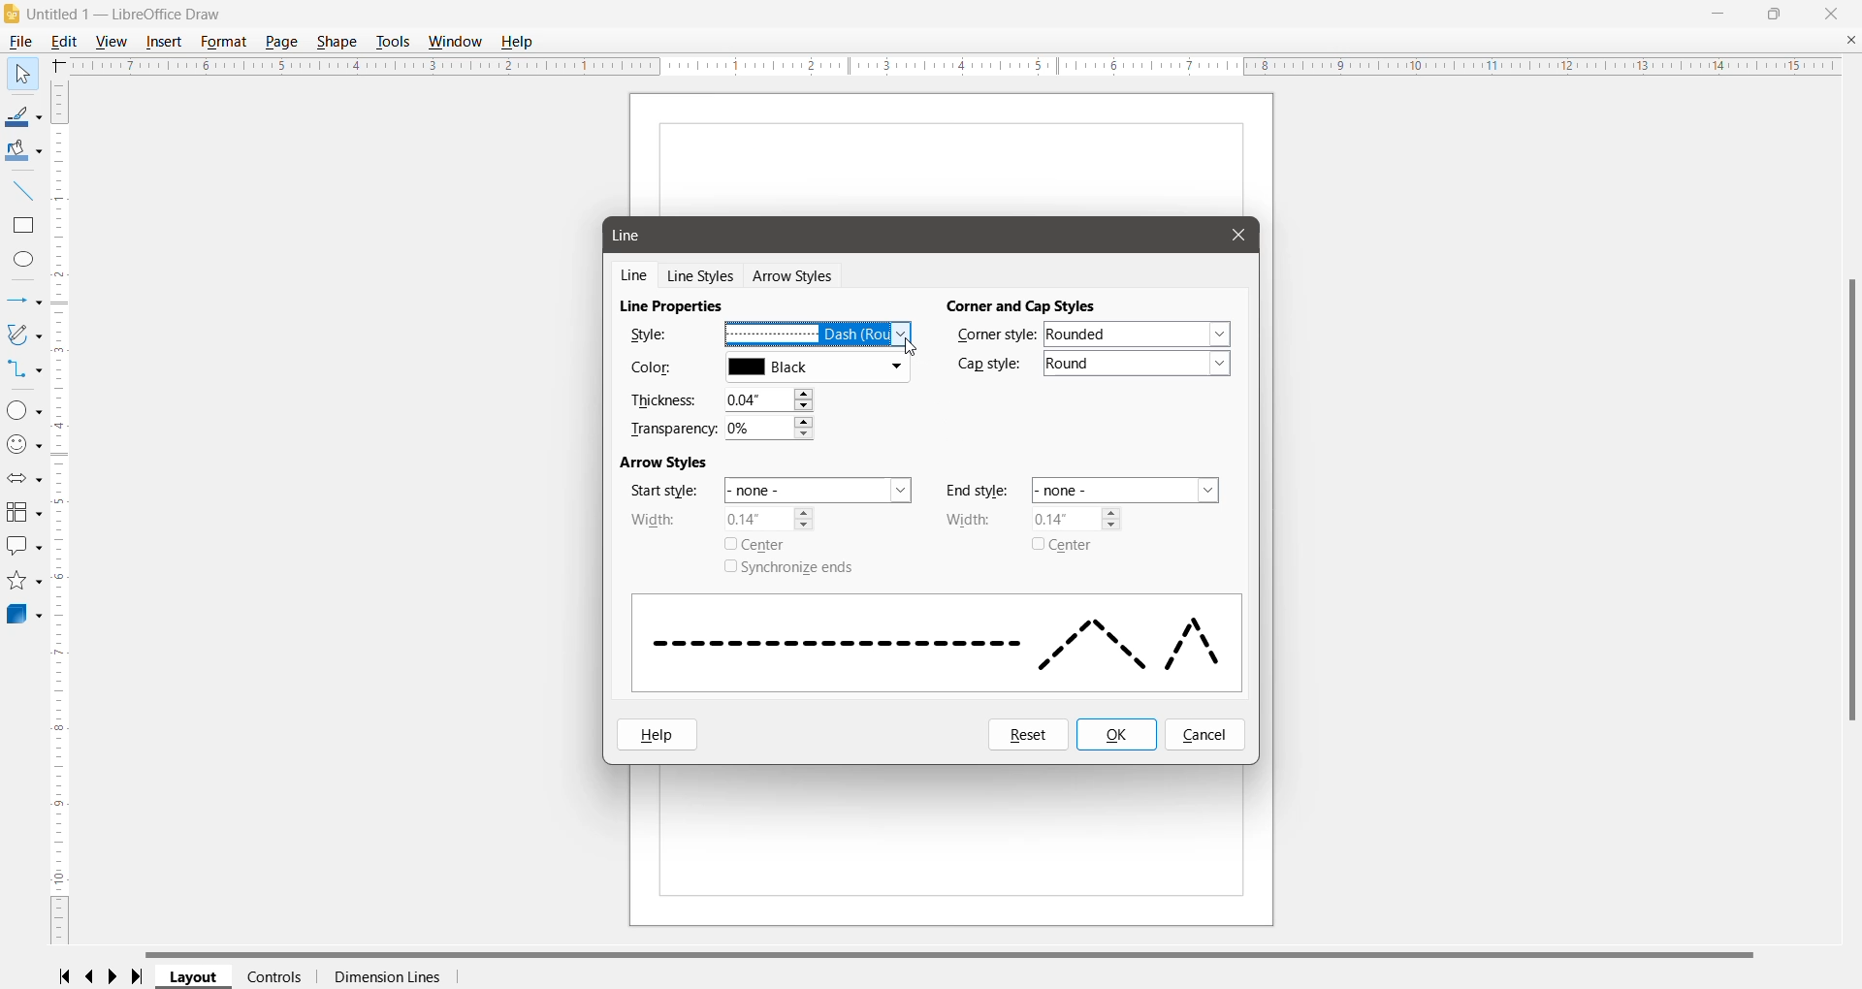 This screenshot has width=1862, height=989. Describe the element at coordinates (114, 977) in the screenshot. I see `Scroll to next page` at that location.